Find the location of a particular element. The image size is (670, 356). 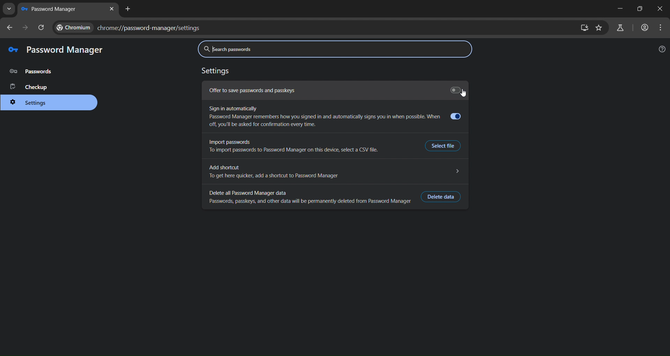

settings is located at coordinates (217, 71).